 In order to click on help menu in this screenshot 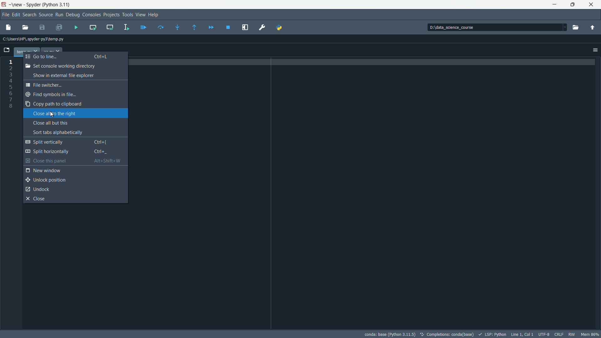, I will do `click(155, 15)`.